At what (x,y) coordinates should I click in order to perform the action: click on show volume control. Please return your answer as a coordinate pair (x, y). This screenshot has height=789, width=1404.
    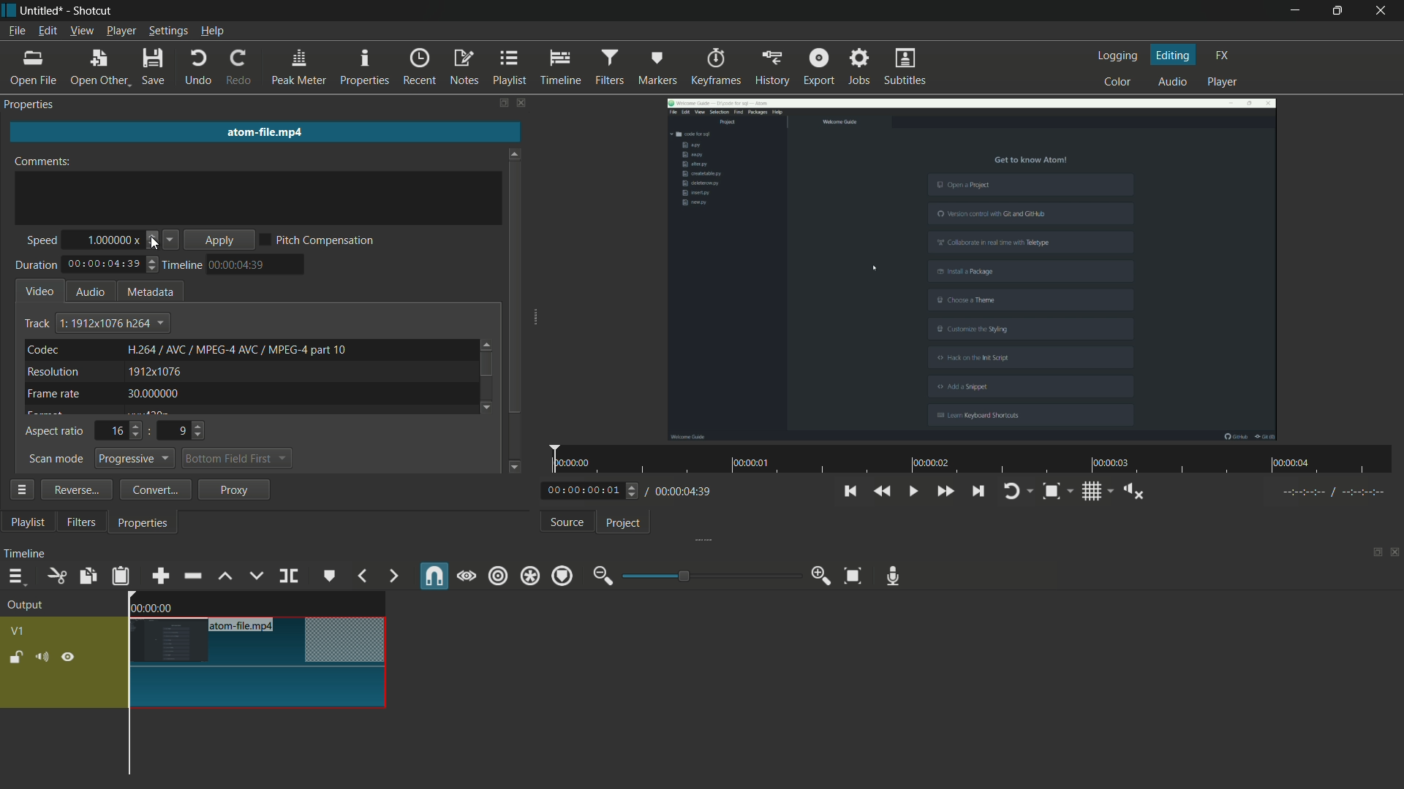
    Looking at the image, I should click on (1133, 492).